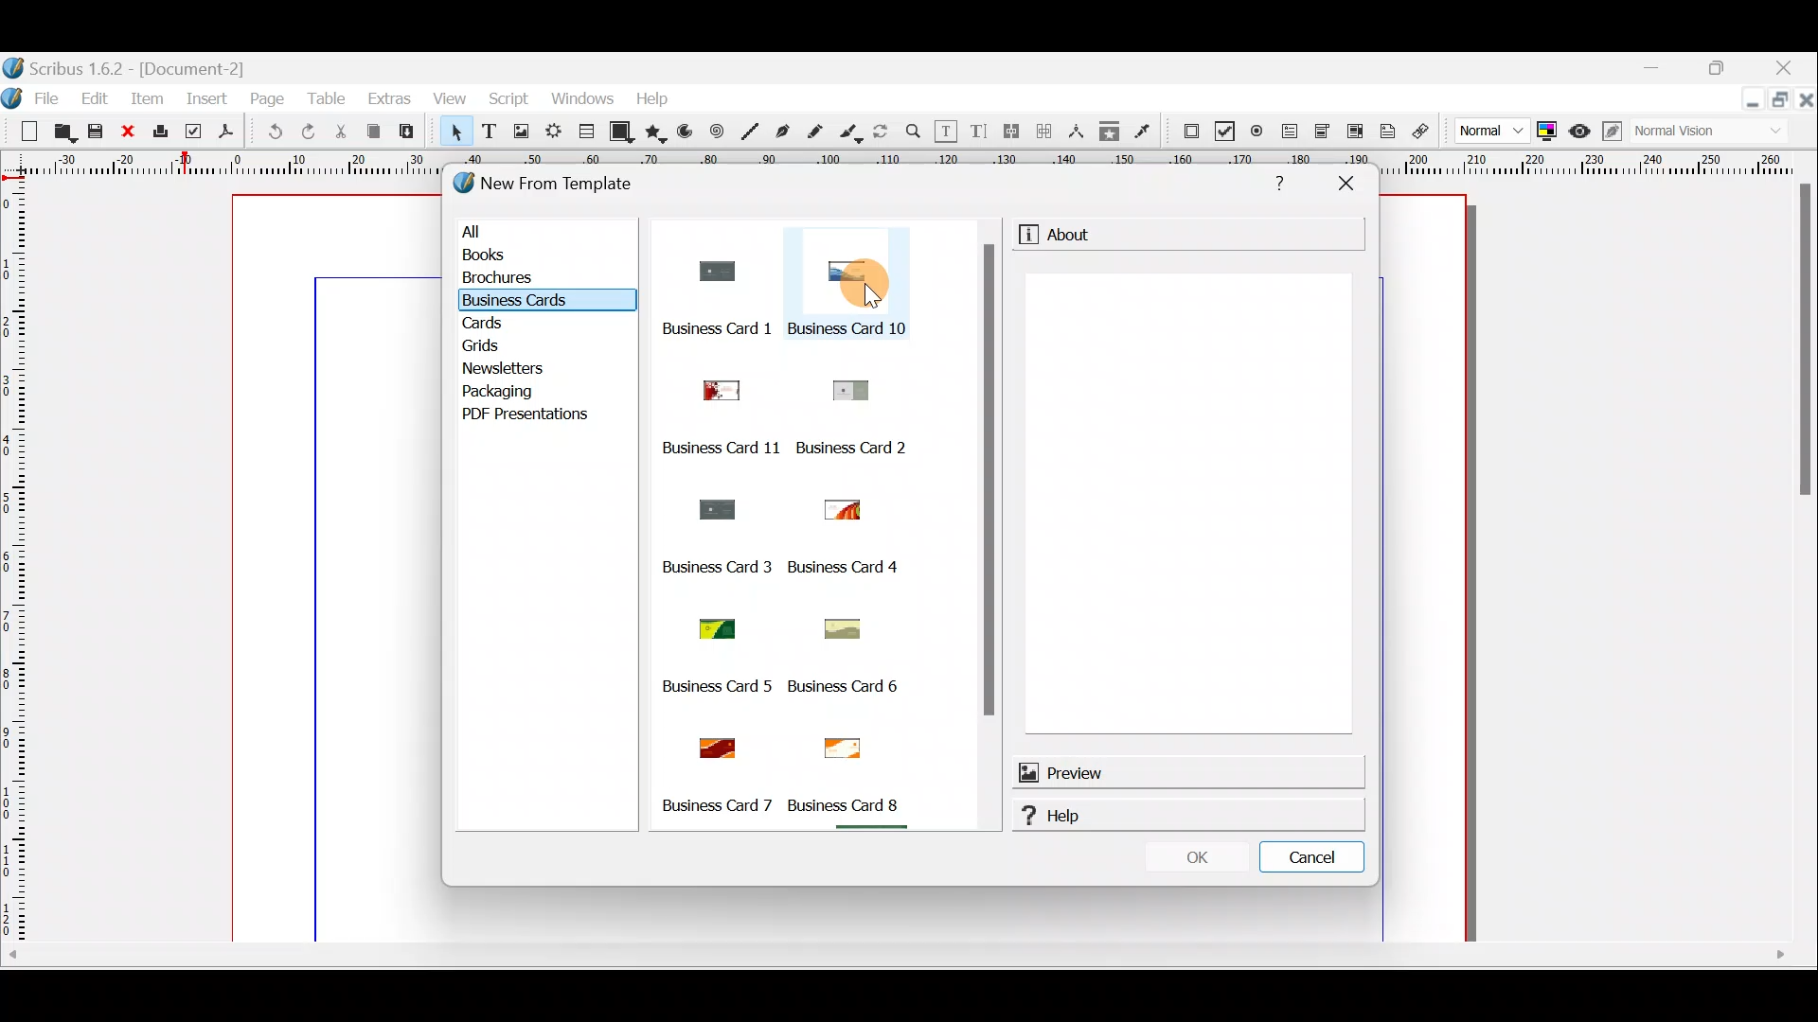 The height and width of the screenshot is (1022, 1818). What do you see at coordinates (1110, 130) in the screenshot?
I see `Copy item properties` at bounding box center [1110, 130].